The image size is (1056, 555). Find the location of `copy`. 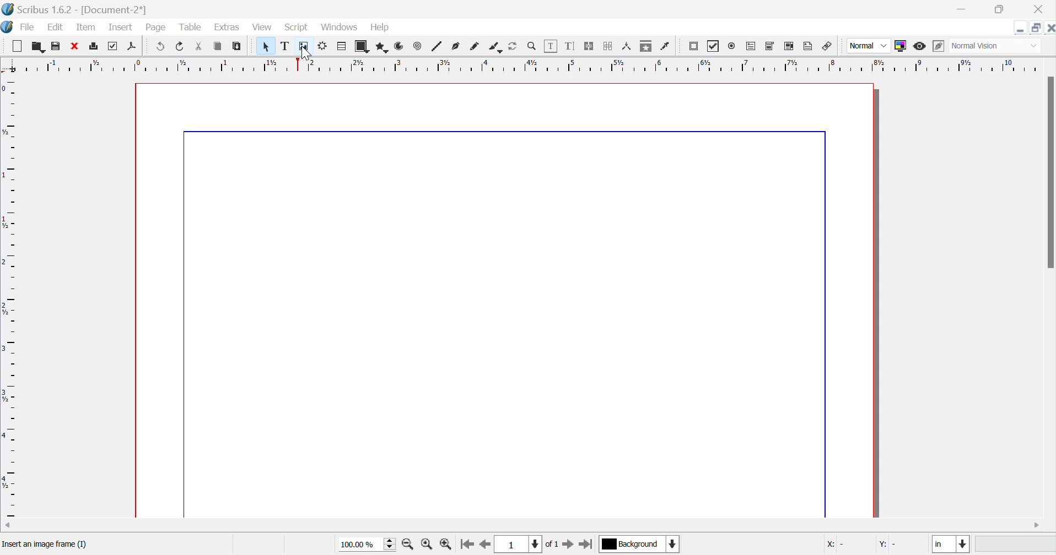

copy is located at coordinates (218, 46).